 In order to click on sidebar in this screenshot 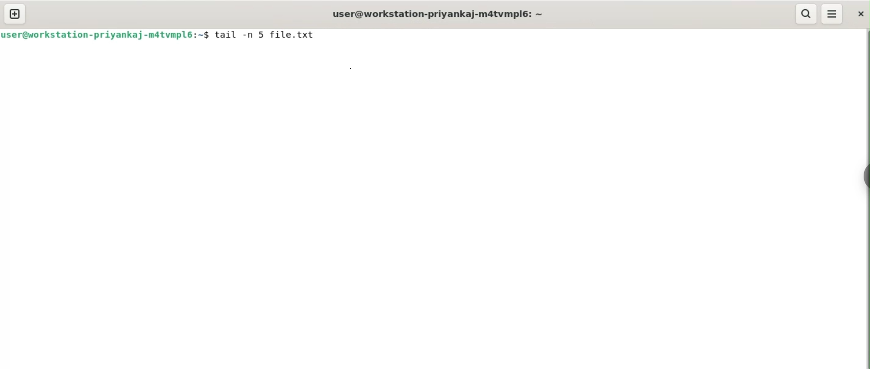, I will do `click(865, 176)`.